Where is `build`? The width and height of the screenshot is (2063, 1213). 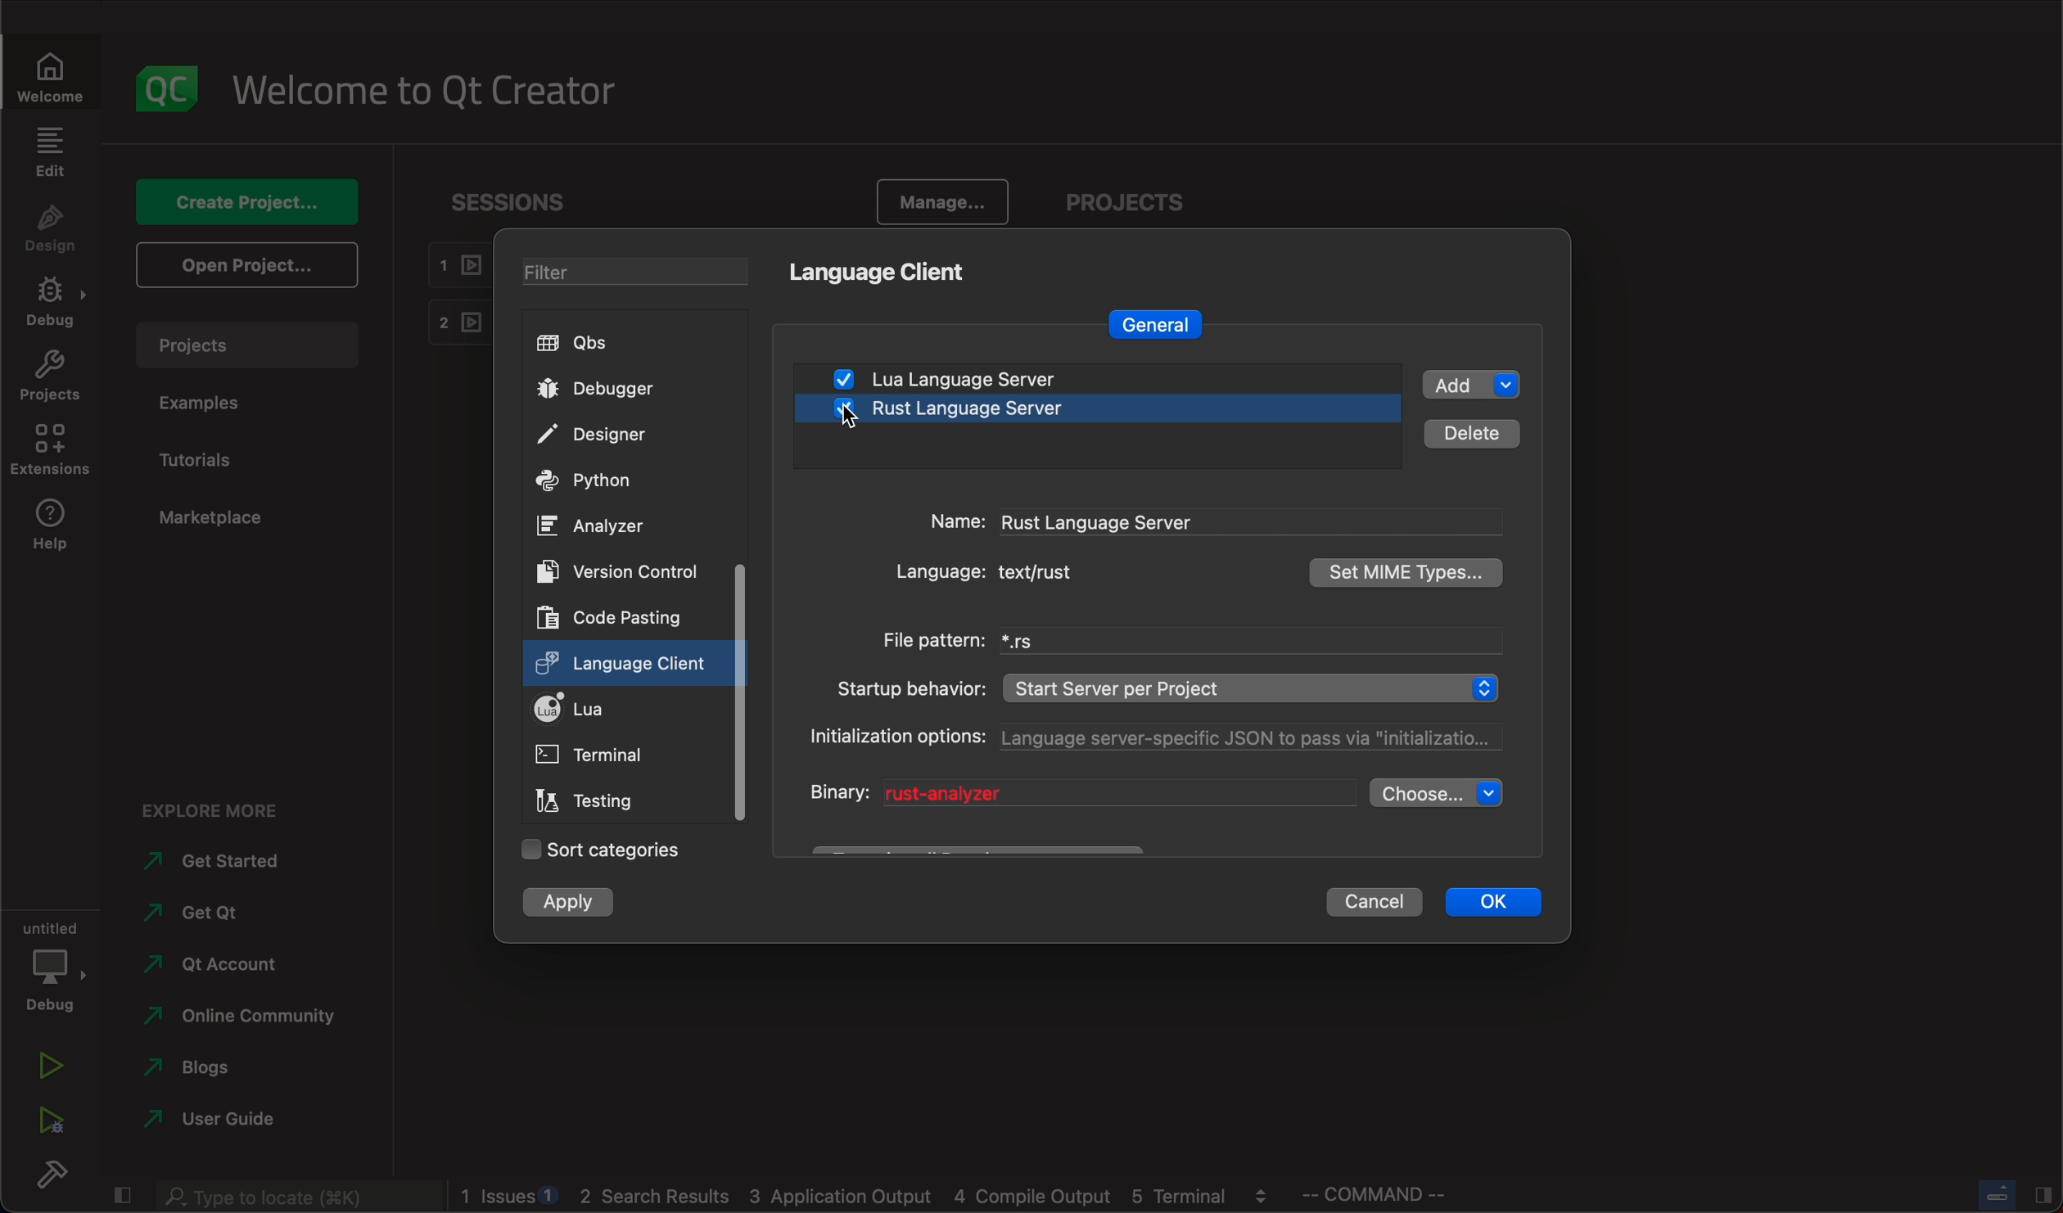 build is located at coordinates (58, 1179).